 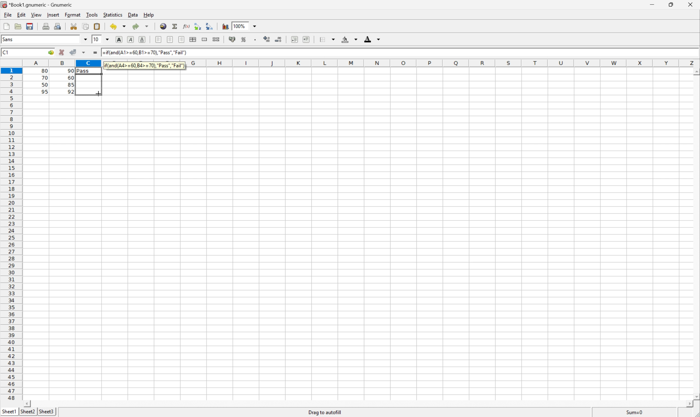 What do you see at coordinates (204, 39) in the screenshot?
I see `Merge ranges of cells` at bounding box center [204, 39].